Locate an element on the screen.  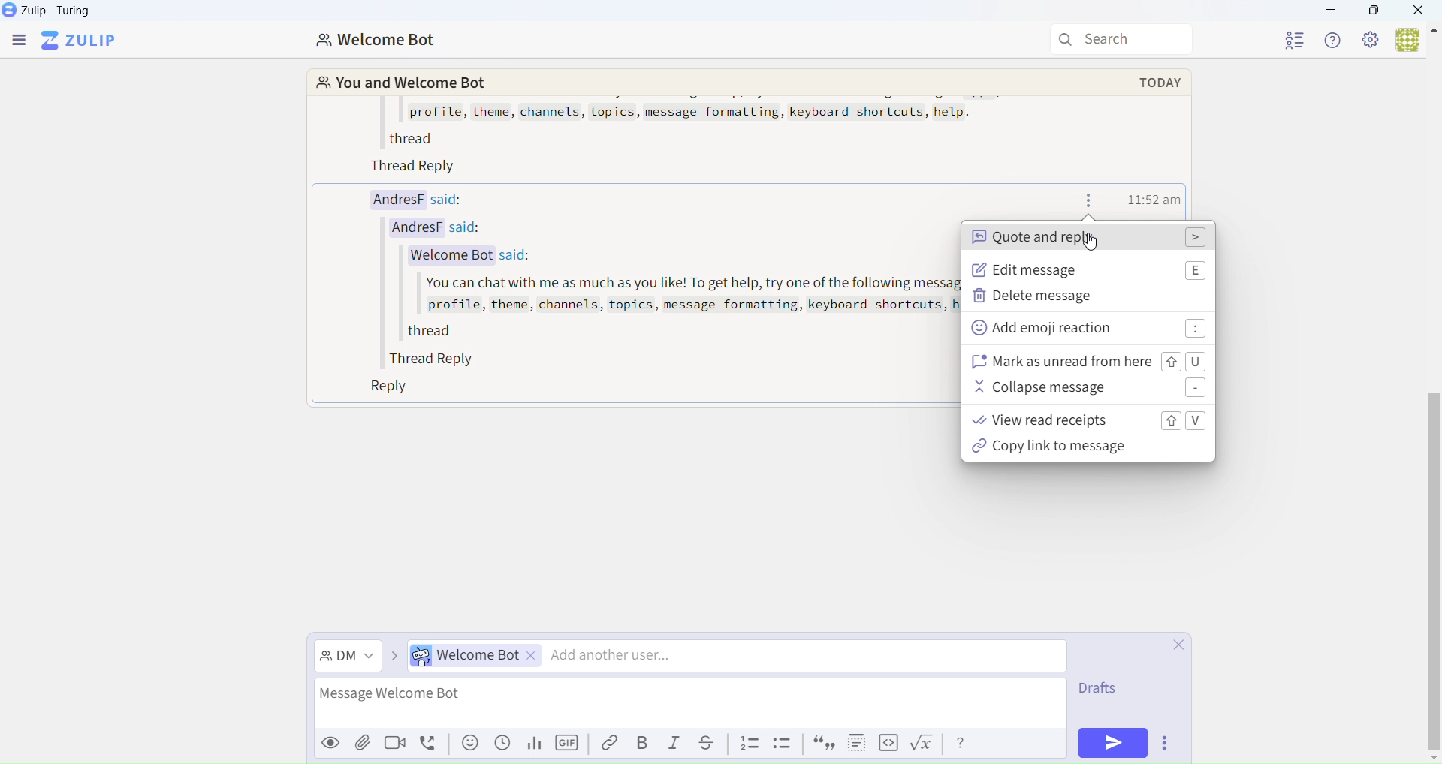
profile, theme, channels, topics, message formatting, keyboard shortcuts, help. is located at coordinates (701, 113).